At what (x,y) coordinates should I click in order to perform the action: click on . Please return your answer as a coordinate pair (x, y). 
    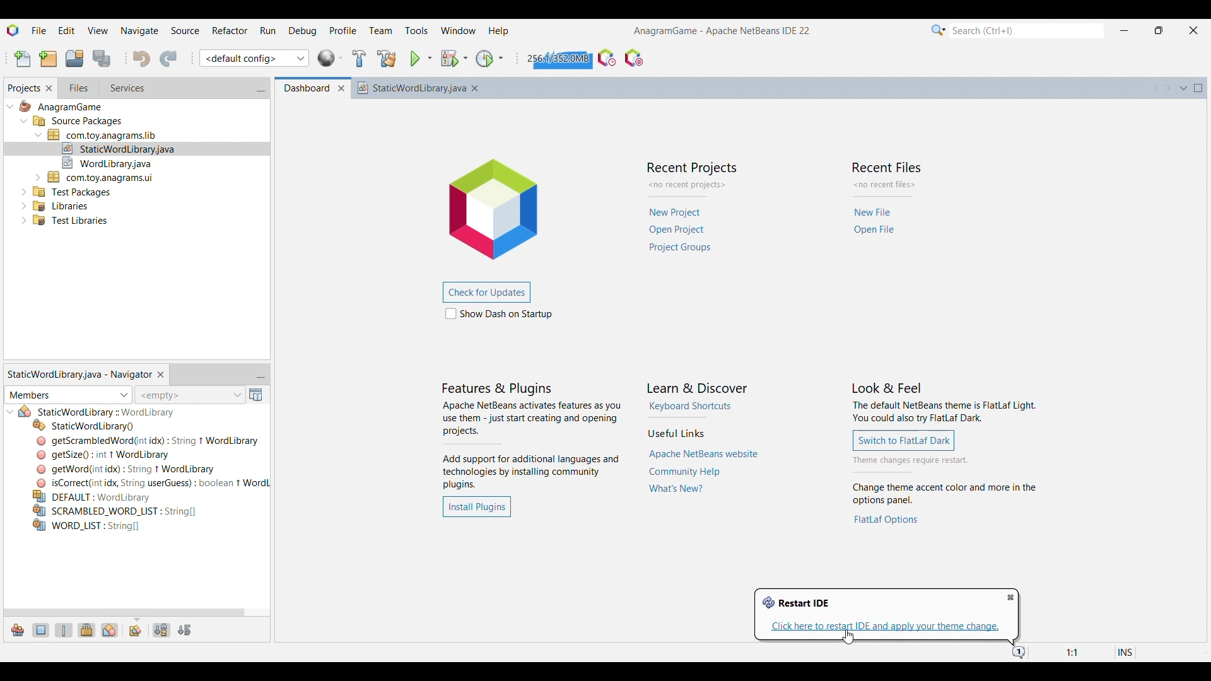
    Looking at the image, I should click on (105, 412).